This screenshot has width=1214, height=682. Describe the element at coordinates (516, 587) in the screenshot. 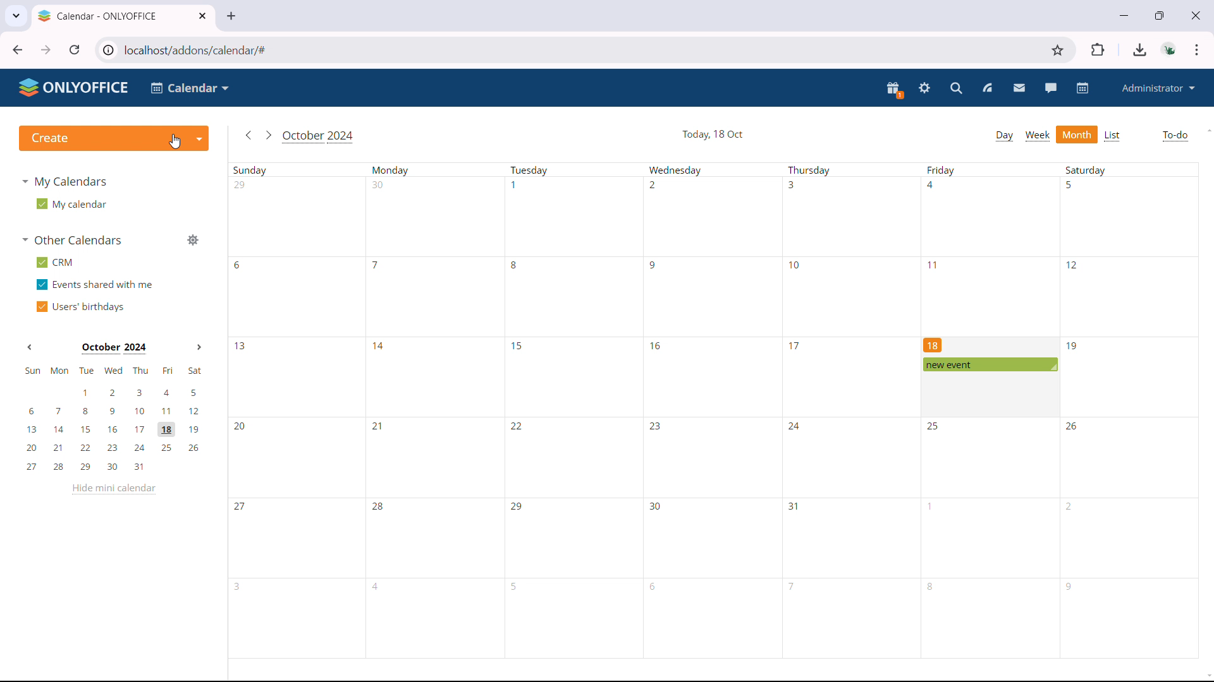

I see `5` at that location.